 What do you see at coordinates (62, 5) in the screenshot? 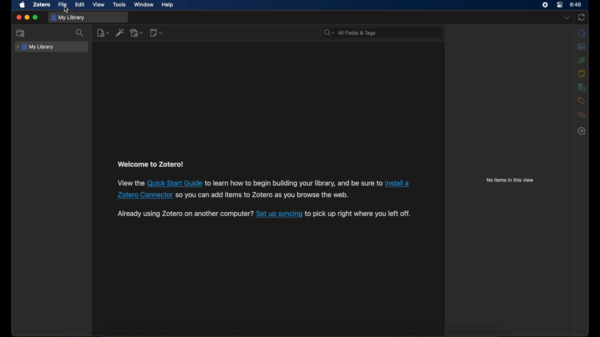
I see `file` at bounding box center [62, 5].